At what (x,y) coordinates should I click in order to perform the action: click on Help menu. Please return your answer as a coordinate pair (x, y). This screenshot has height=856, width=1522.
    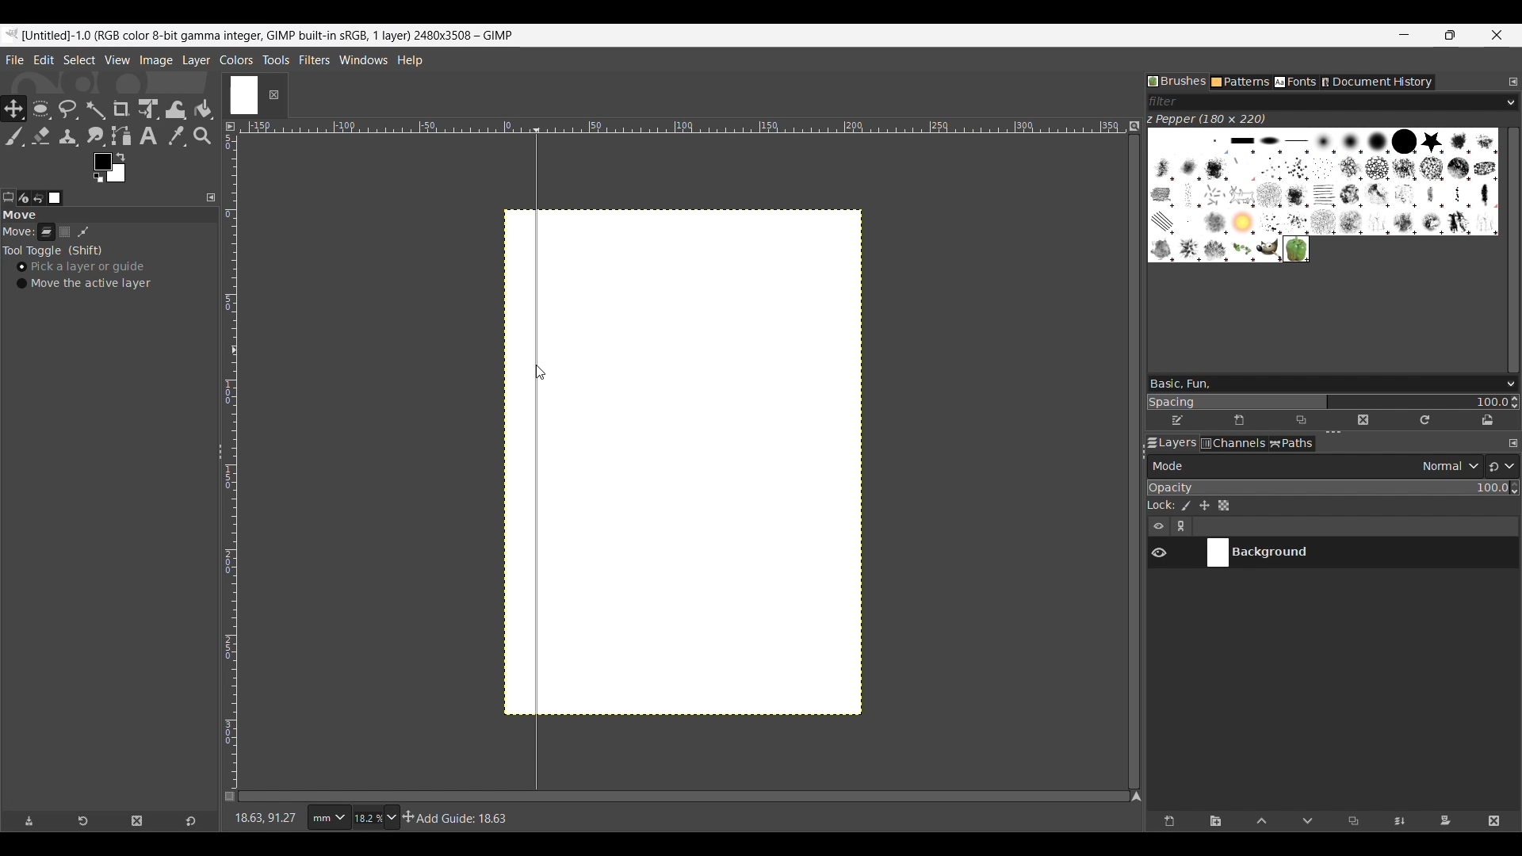
    Looking at the image, I should click on (409, 59).